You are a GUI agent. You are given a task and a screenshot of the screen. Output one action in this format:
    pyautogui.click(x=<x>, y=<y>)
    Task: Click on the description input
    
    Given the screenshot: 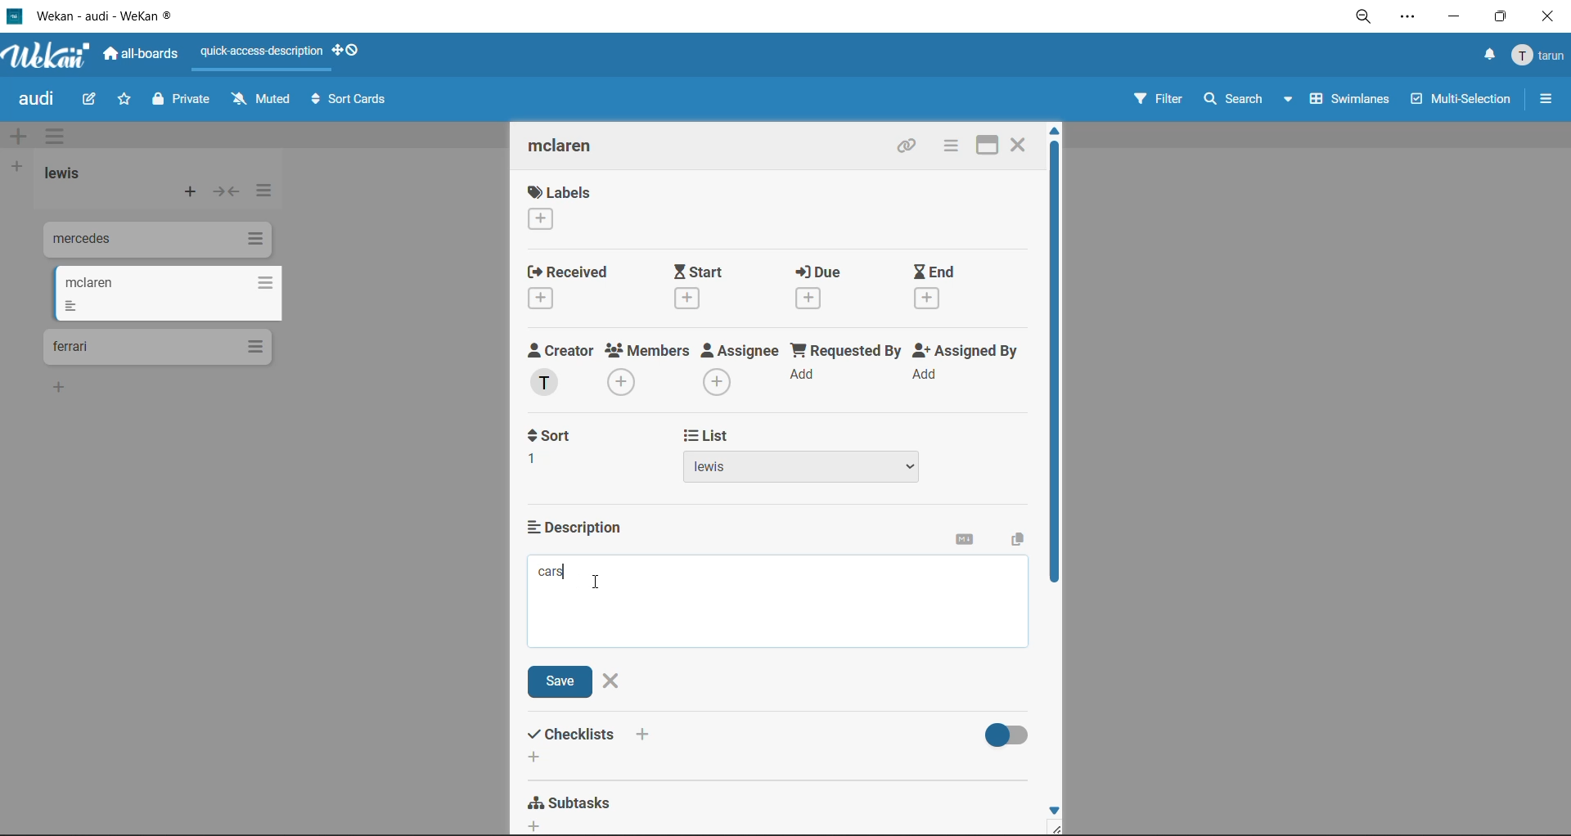 What is the action you would take?
    pyautogui.click(x=781, y=603)
    